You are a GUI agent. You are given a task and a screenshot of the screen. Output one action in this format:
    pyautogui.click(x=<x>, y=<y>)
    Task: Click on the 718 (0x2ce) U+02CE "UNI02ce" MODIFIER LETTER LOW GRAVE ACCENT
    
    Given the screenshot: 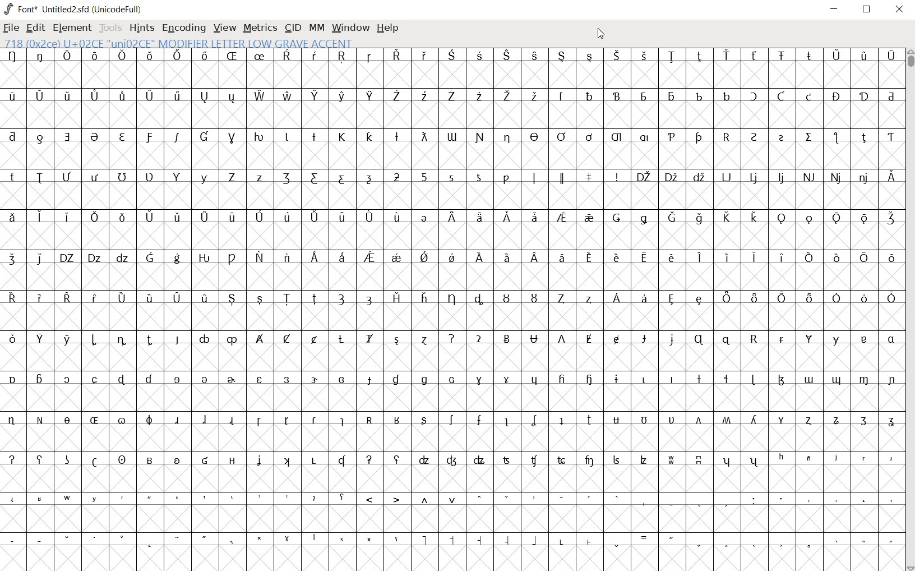 What is the action you would take?
    pyautogui.click(x=180, y=43)
    